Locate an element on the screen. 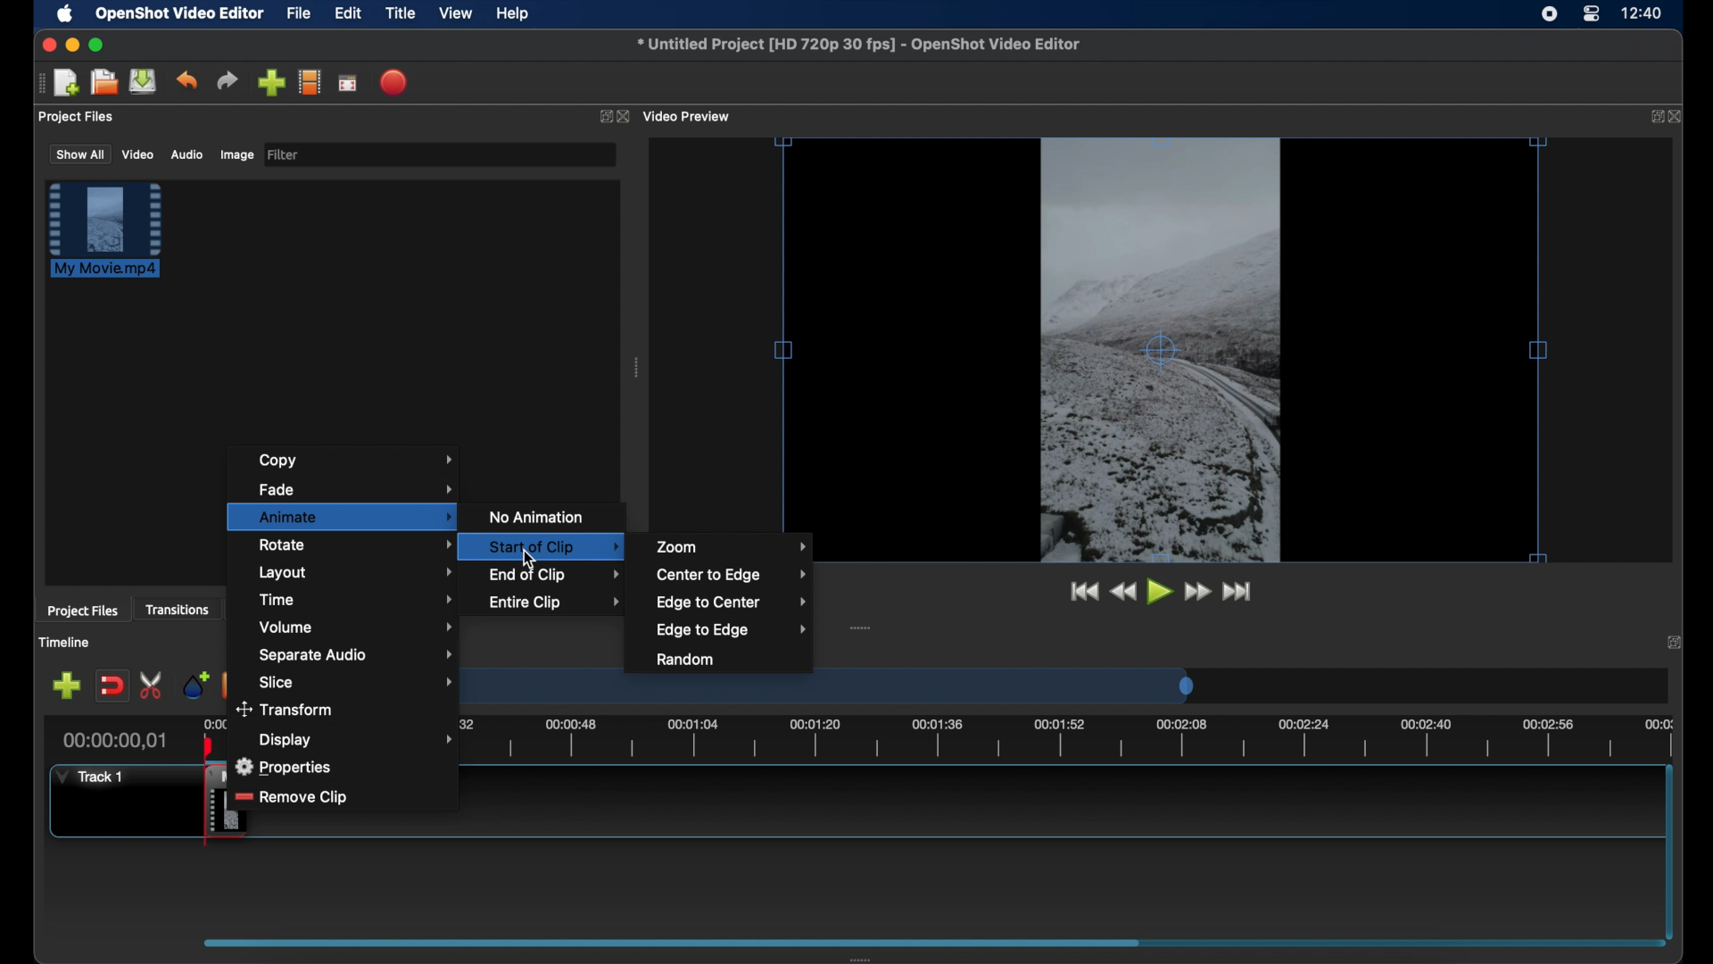 This screenshot has height=964, width=1713. project files is located at coordinates (77, 117).